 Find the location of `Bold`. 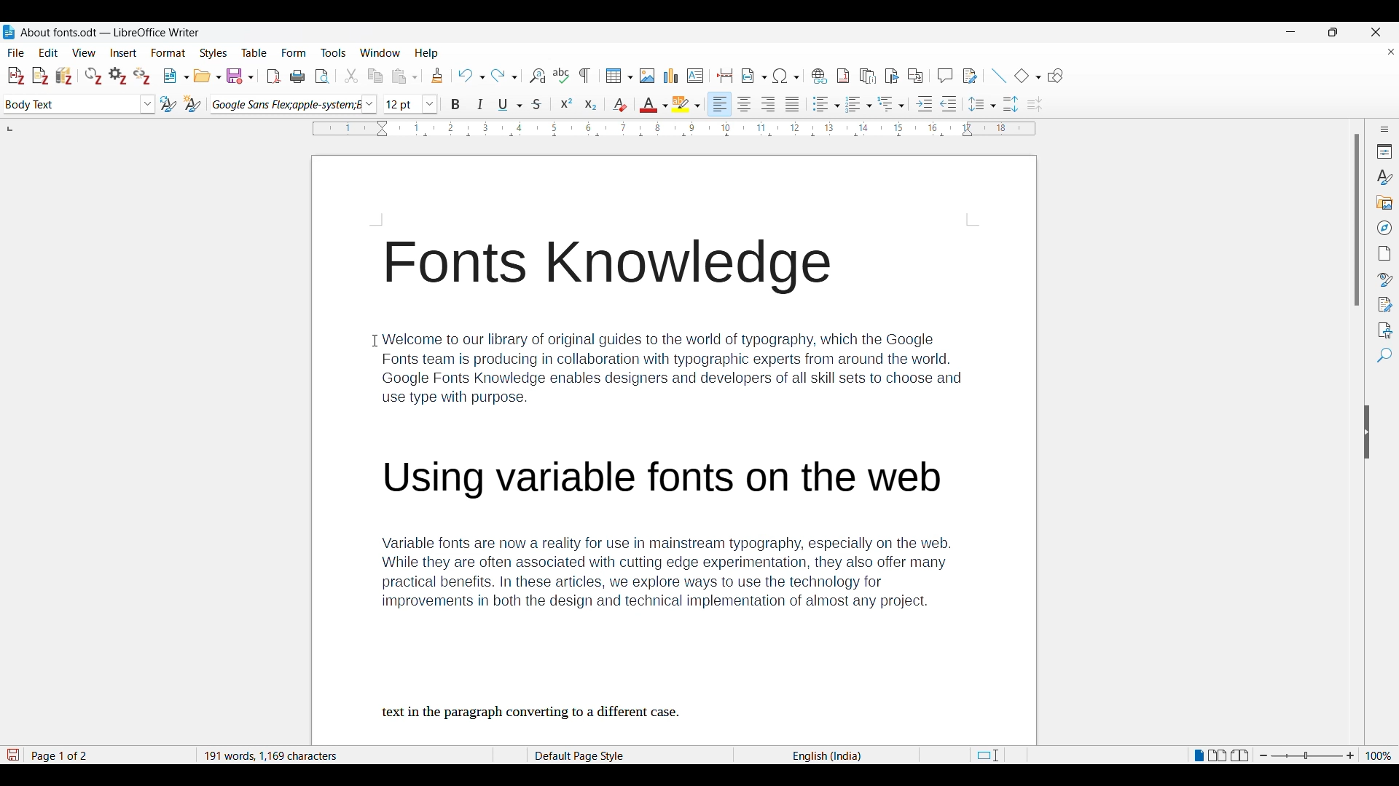

Bold is located at coordinates (455, 104).